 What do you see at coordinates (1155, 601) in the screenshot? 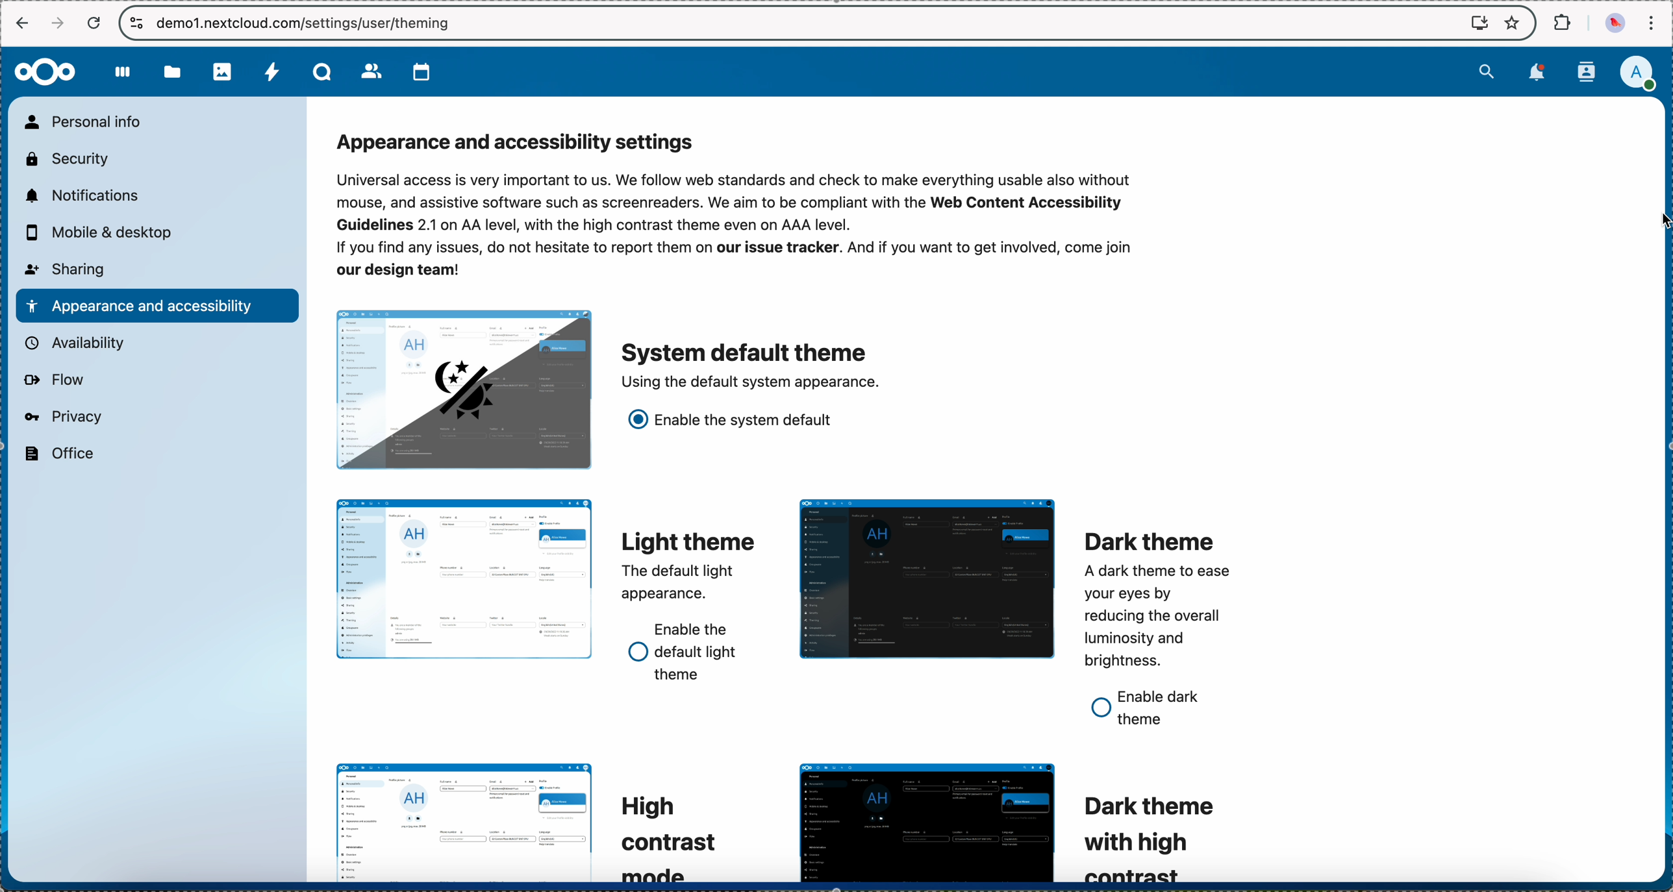
I see `dark theme` at bounding box center [1155, 601].